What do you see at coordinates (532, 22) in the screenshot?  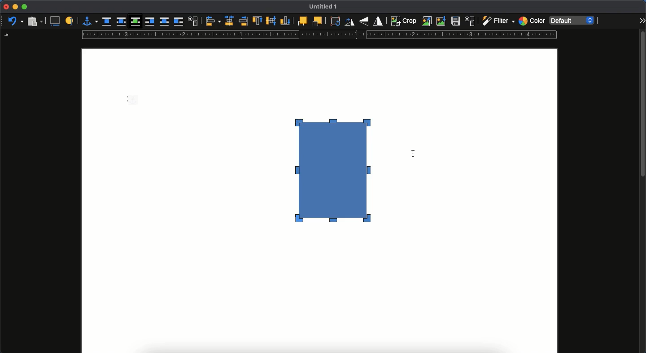 I see `color` at bounding box center [532, 22].